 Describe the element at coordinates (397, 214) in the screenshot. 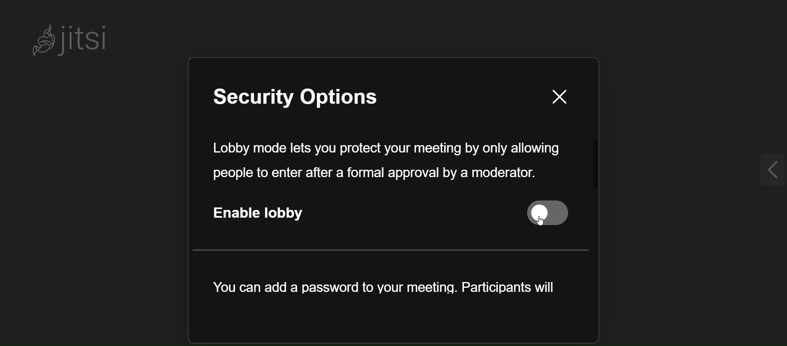

I see `"Enable lobby" option disabled` at that location.